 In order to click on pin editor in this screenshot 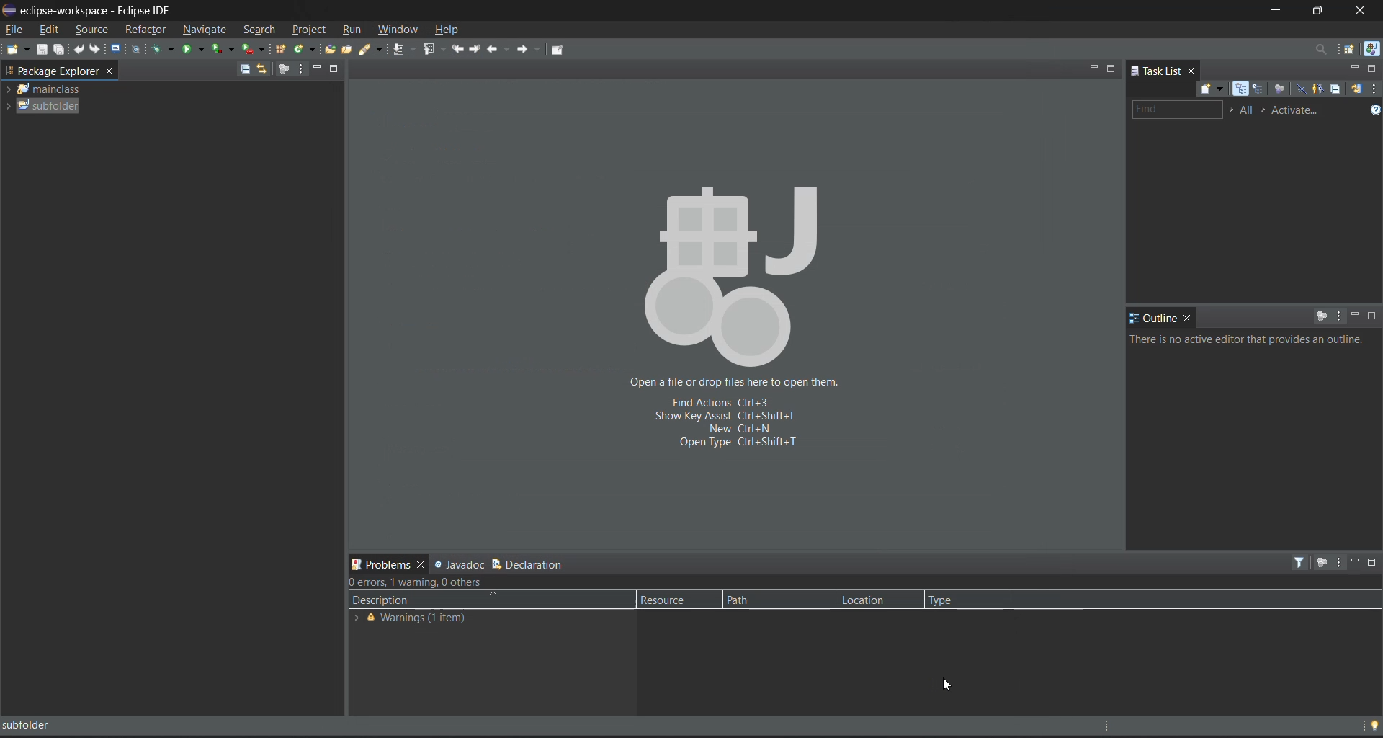, I will do `click(557, 50)`.